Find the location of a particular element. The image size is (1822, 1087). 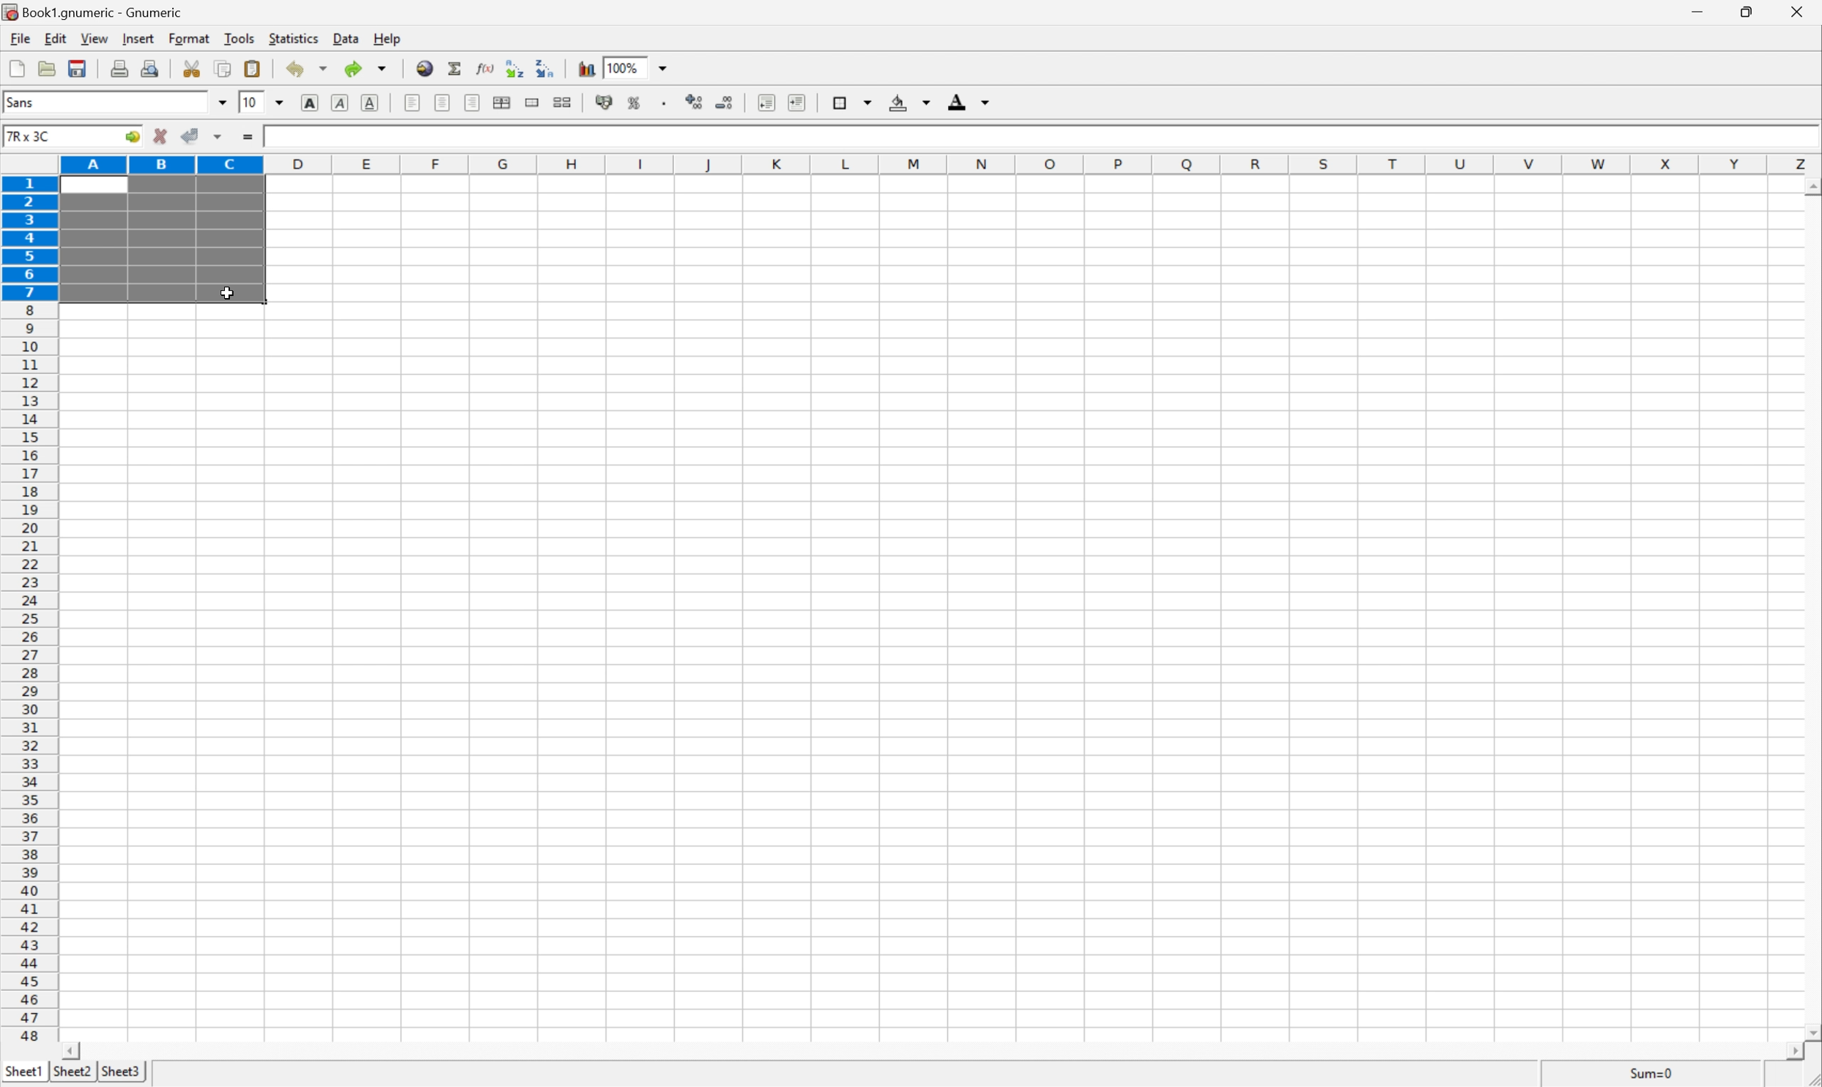

7R×3C is located at coordinates (56, 136).